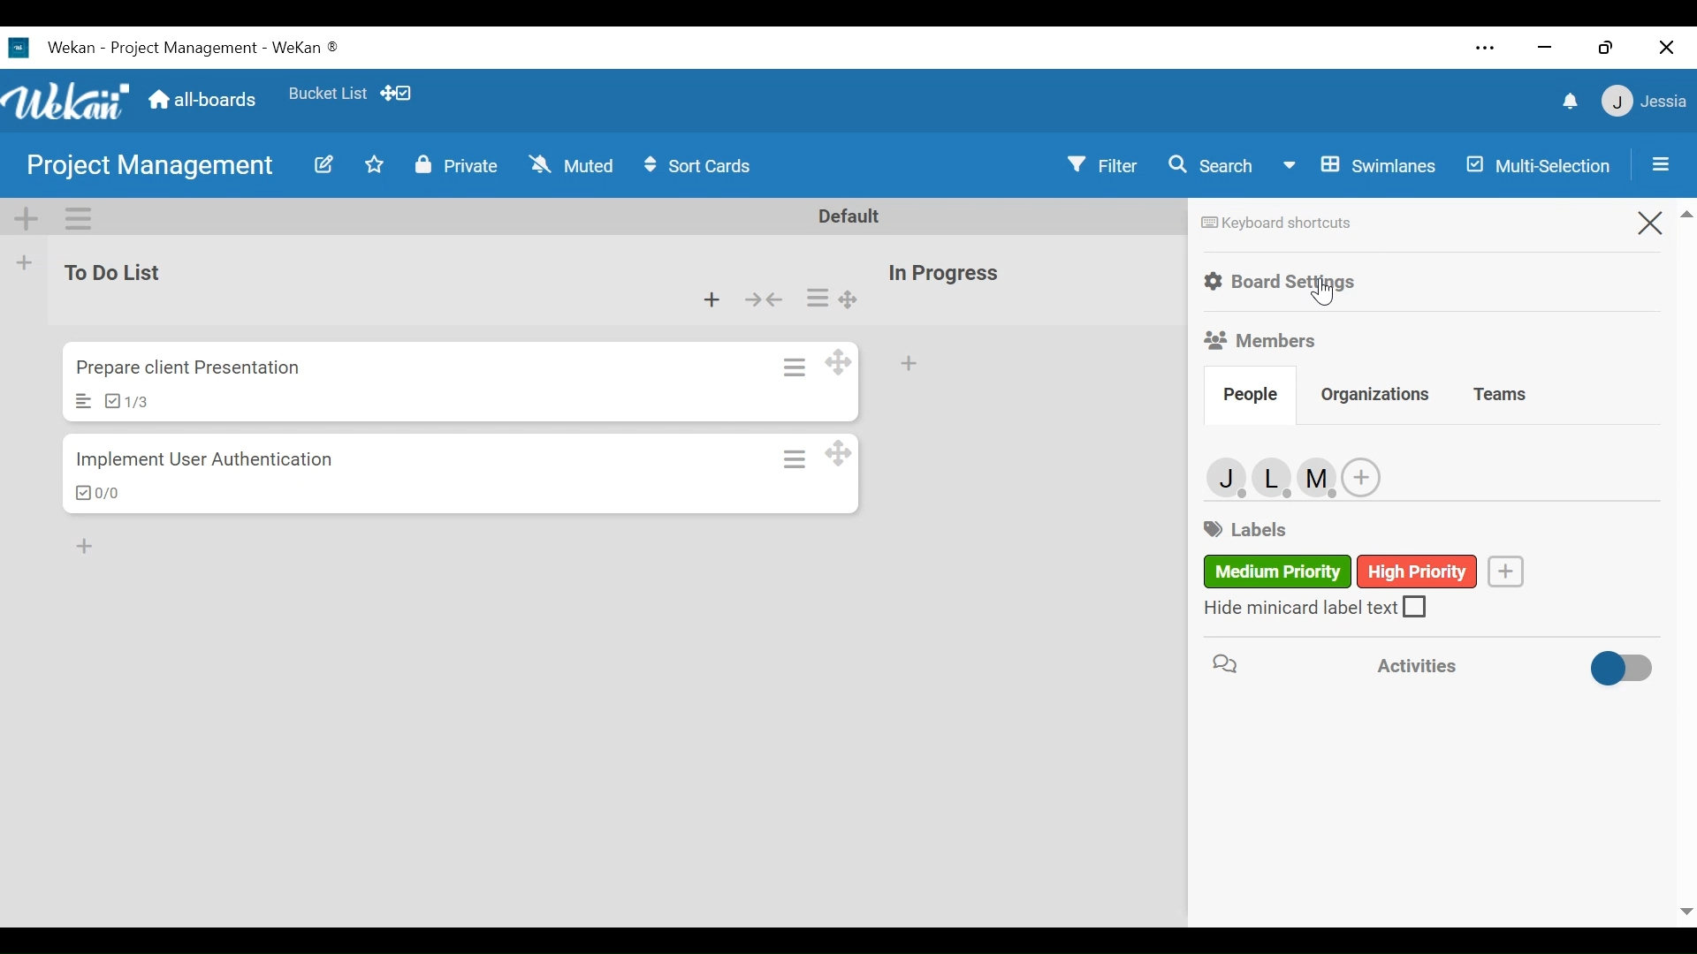 The image size is (1697, 954). Describe the element at coordinates (401, 94) in the screenshot. I see `Show Desktop drag handles` at that location.